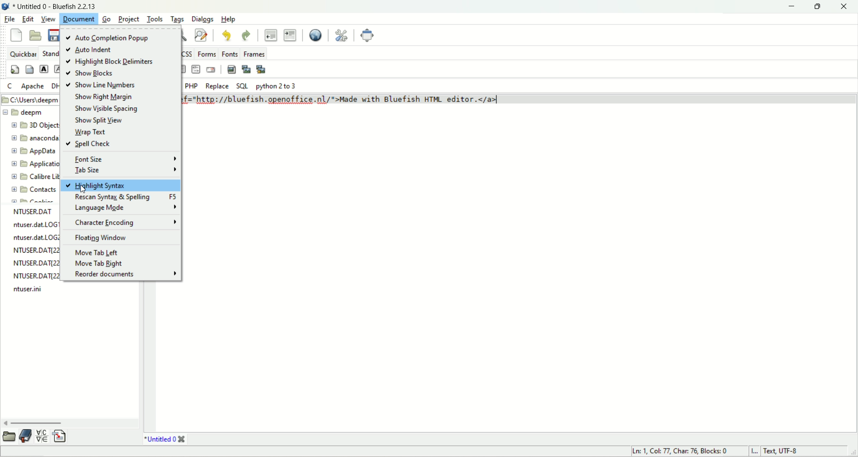  What do you see at coordinates (49, 20) in the screenshot?
I see `view` at bounding box center [49, 20].